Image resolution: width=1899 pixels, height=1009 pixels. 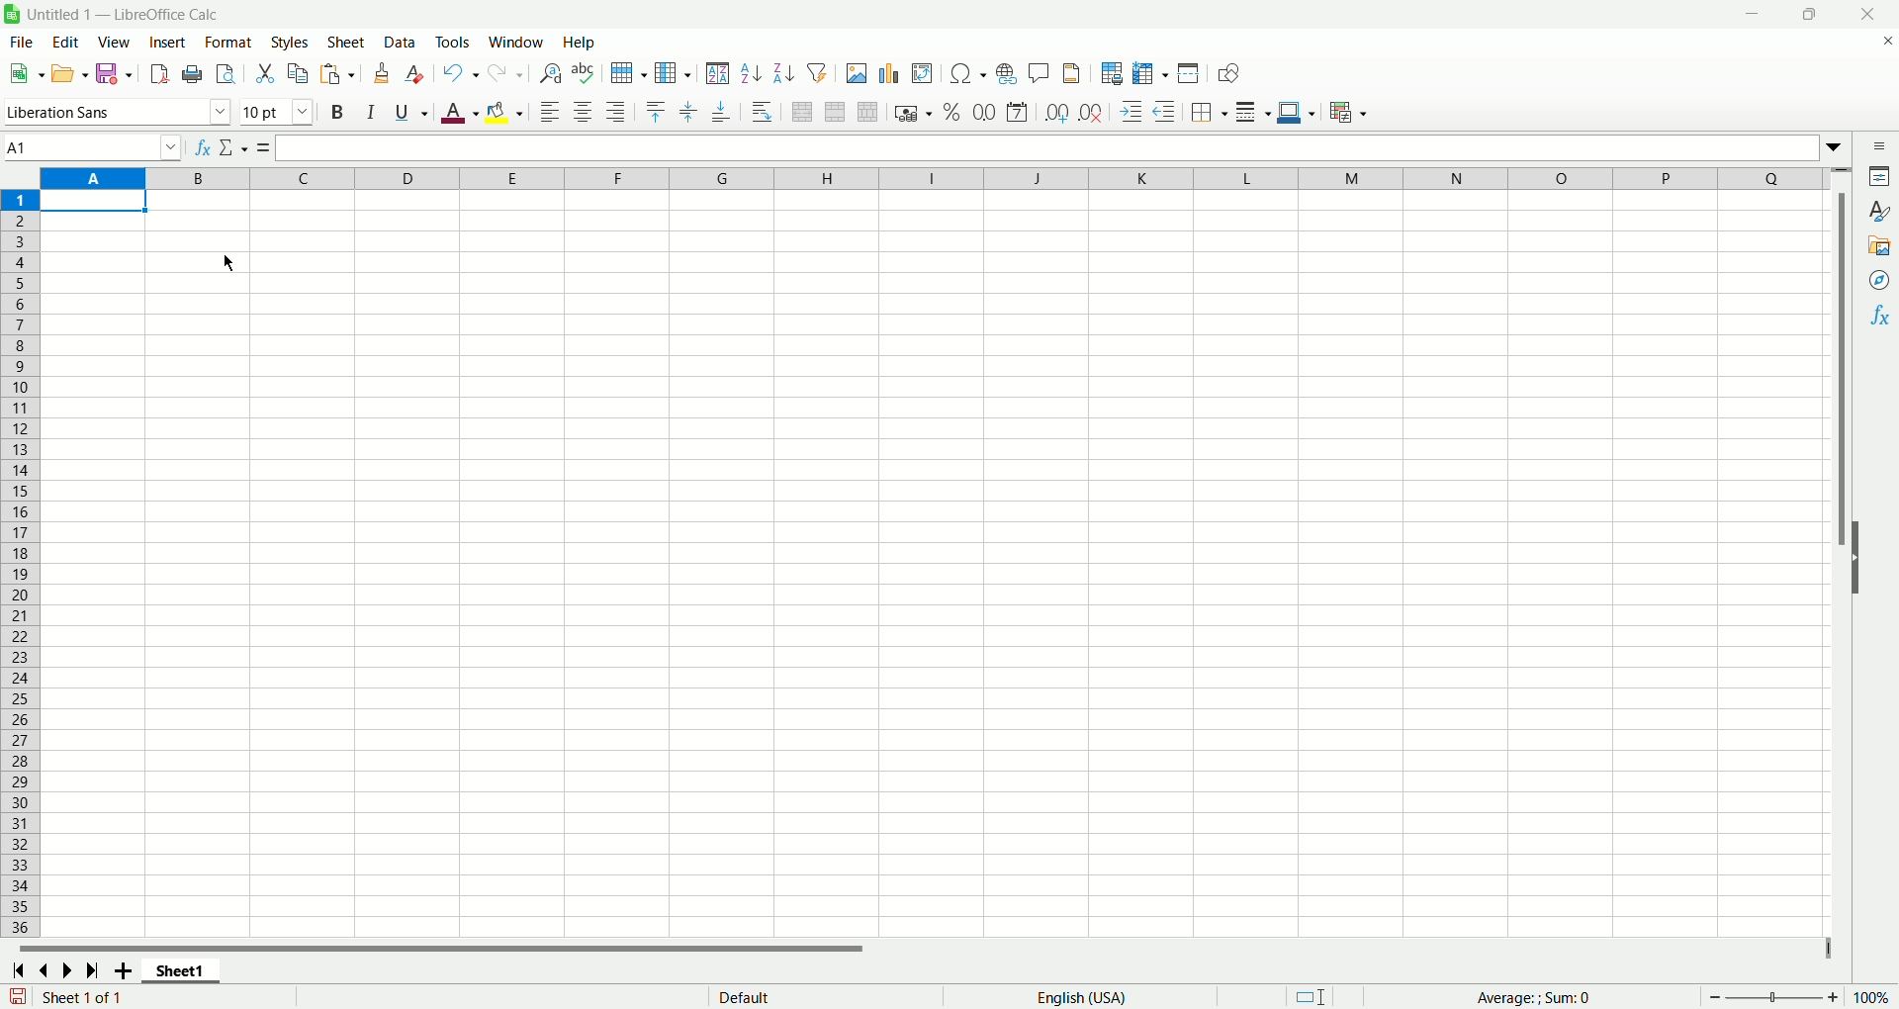 What do you see at coordinates (949, 113) in the screenshot?
I see `format as percent` at bounding box center [949, 113].